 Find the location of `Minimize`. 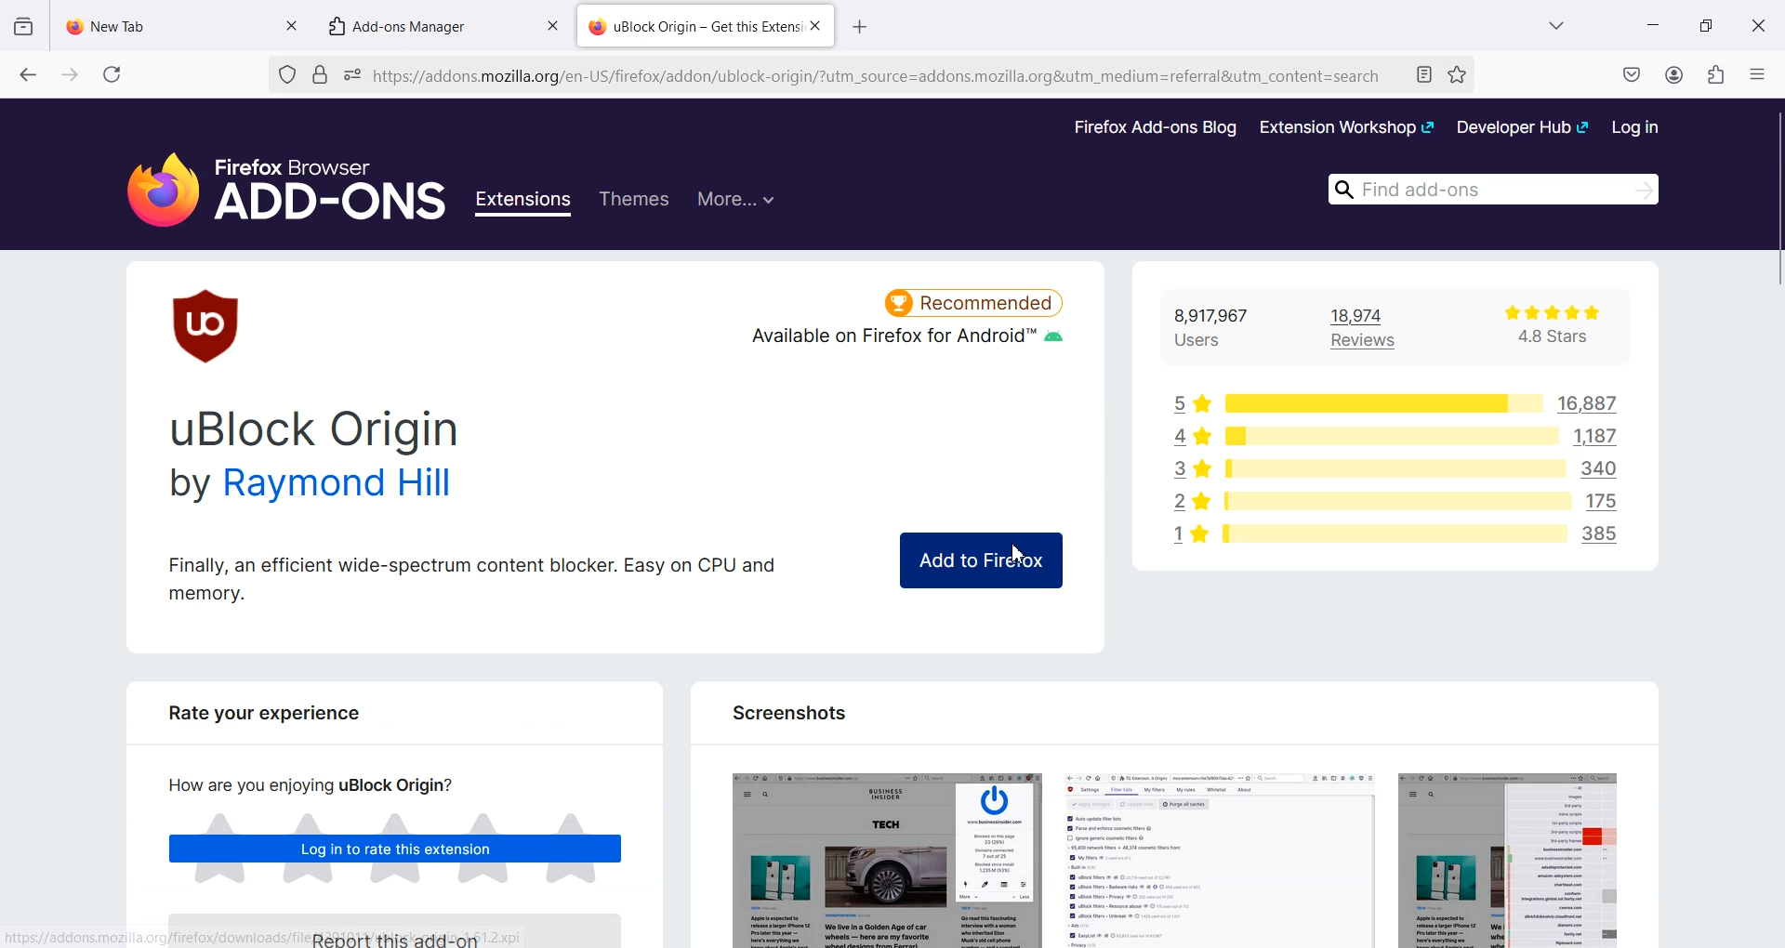

Minimize is located at coordinates (1653, 25).